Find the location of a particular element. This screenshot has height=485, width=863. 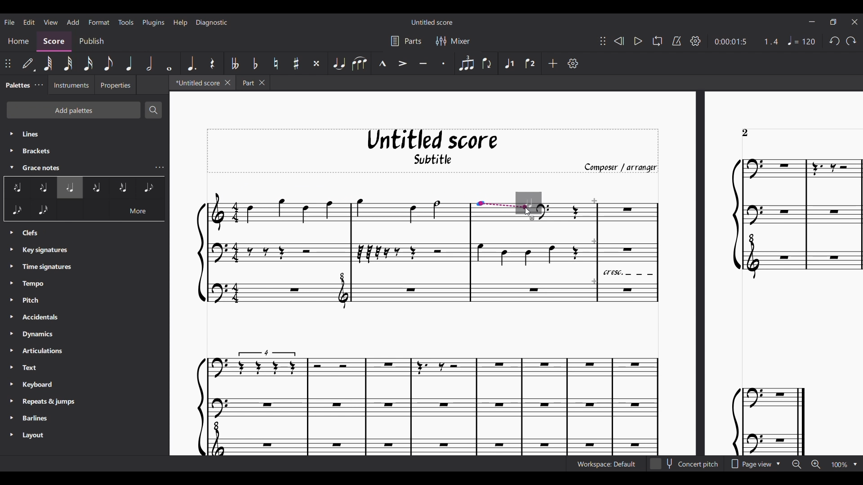

Instruments tab is located at coordinates (71, 84).